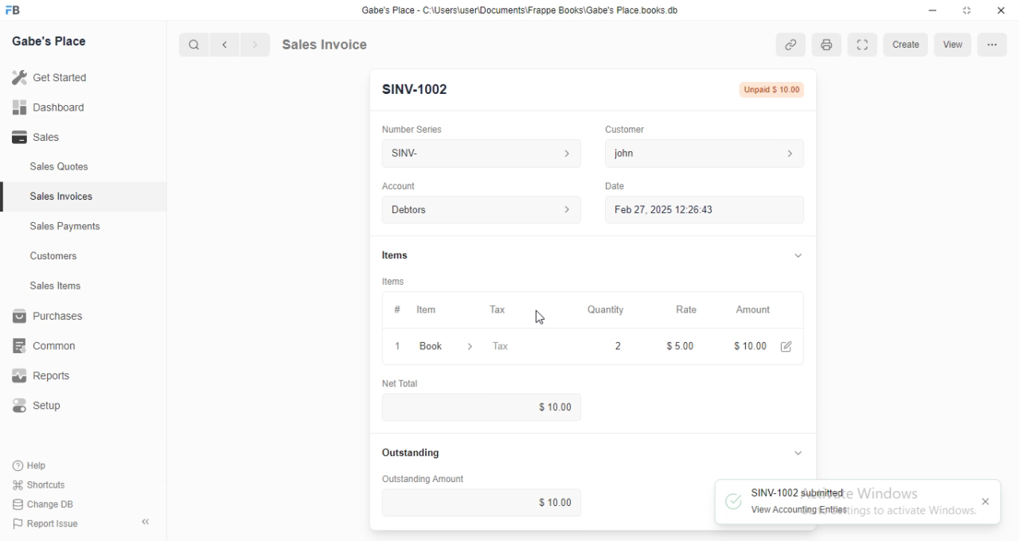 The image size is (1019, 541). What do you see at coordinates (827, 45) in the screenshot?
I see `Print` at bounding box center [827, 45].